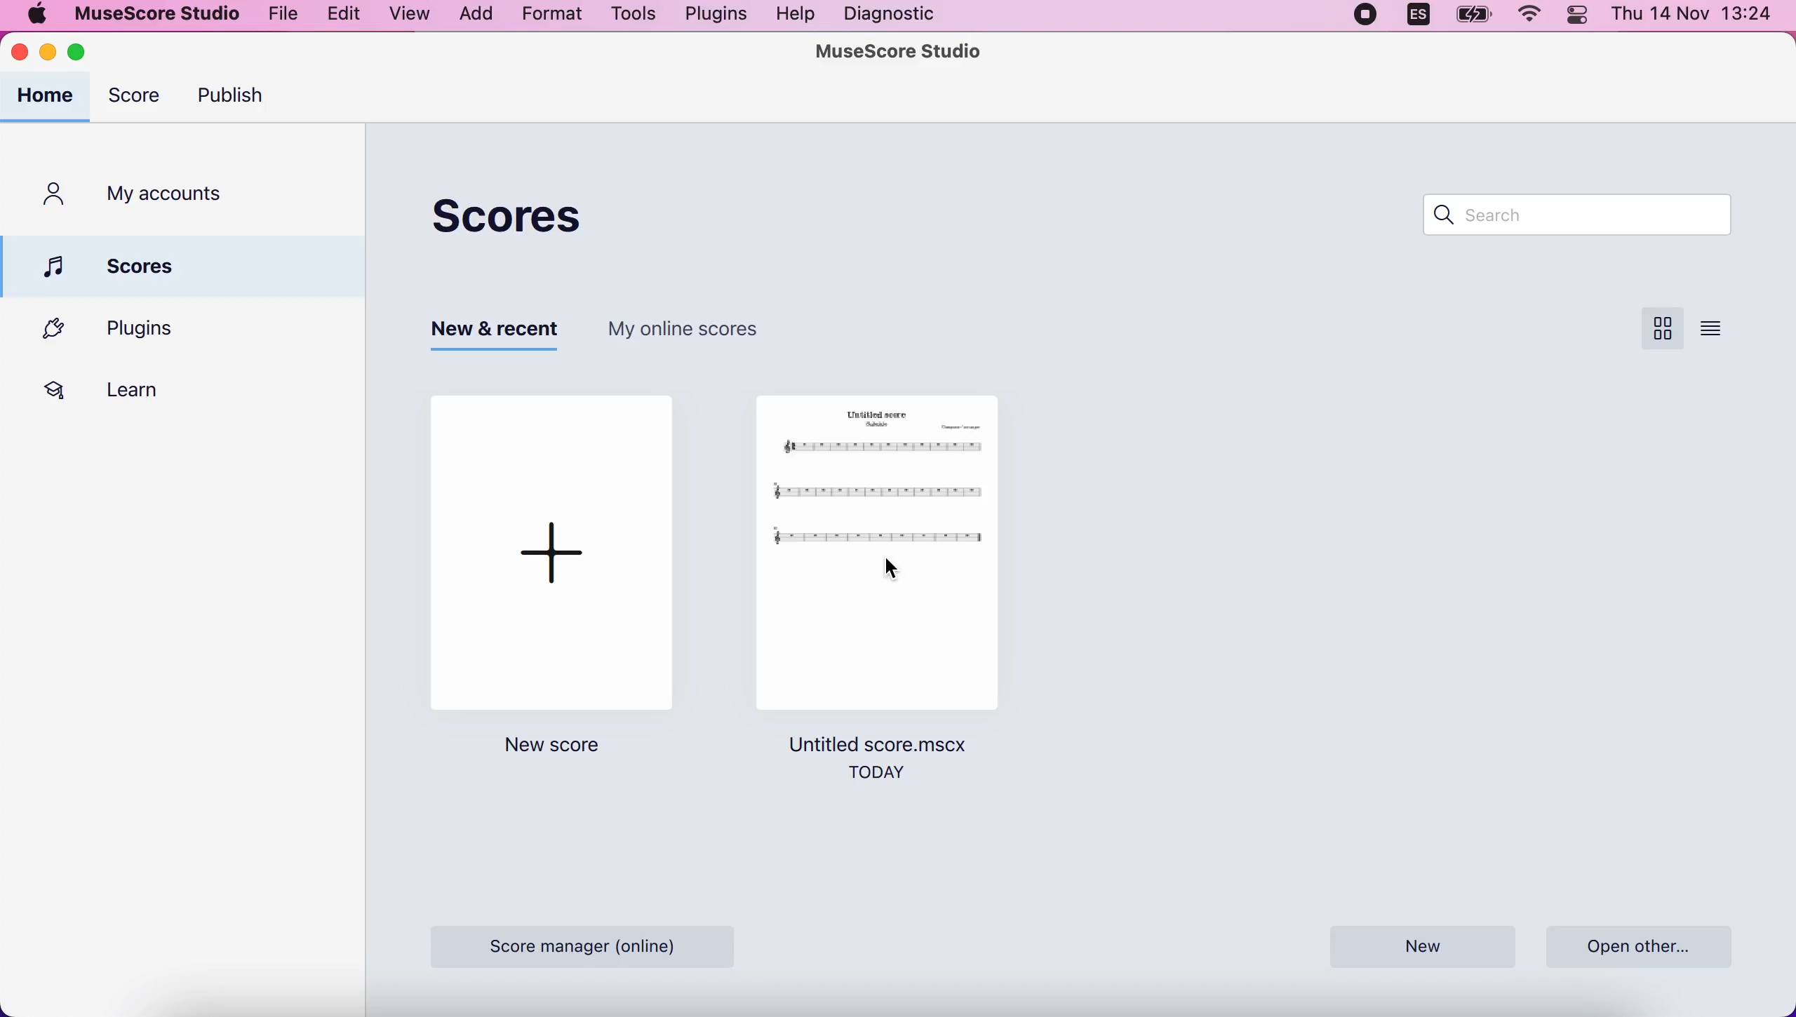 The width and height of the screenshot is (1796, 1017). I want to click on musescore studio, so click(898, 50).